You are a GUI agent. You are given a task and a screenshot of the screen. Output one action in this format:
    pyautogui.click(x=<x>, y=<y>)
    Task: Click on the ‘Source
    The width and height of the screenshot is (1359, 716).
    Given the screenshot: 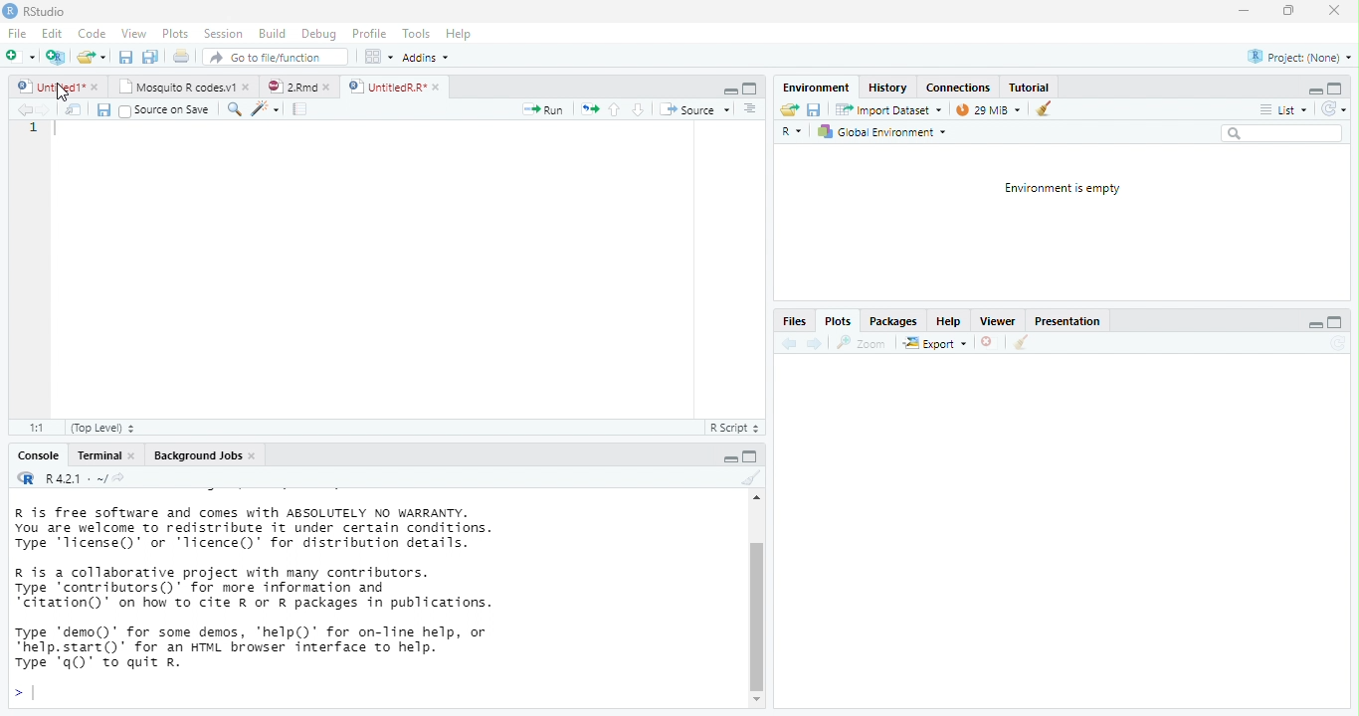 What is the action you would take?
    pyautogui.click(x=696, y=109)
    